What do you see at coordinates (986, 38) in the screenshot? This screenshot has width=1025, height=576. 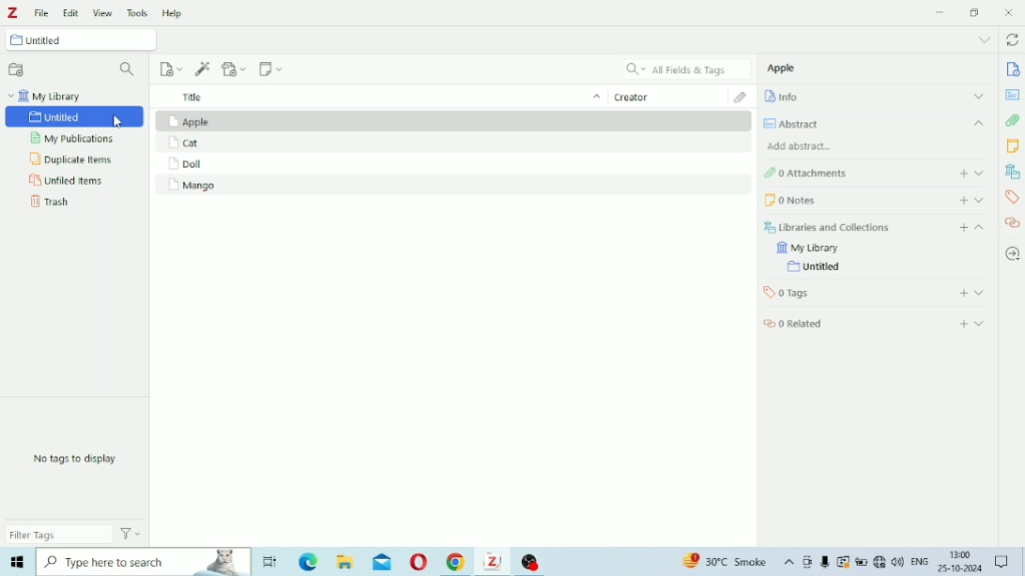 I see `List all tabs` at bounding box center [986, 38].